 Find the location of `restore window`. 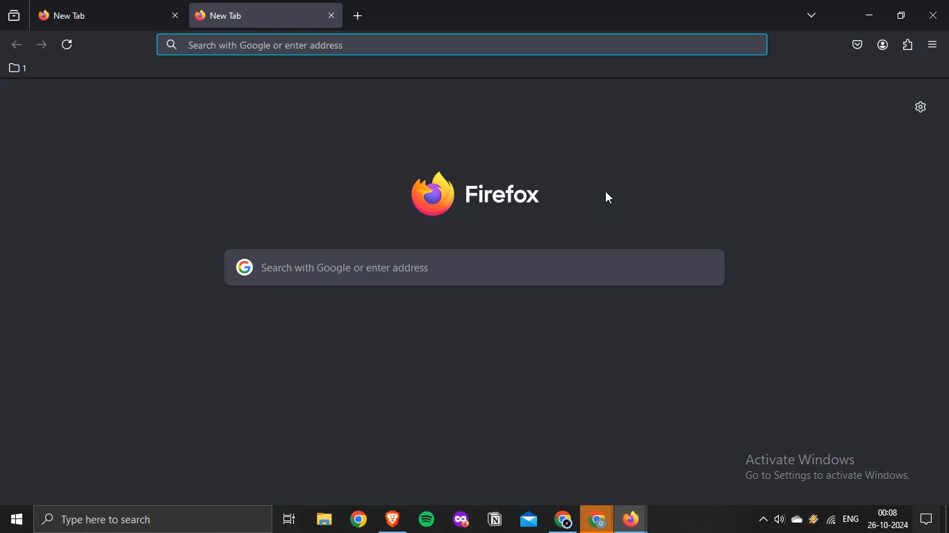

restore window is located at coordinates (902, 16).